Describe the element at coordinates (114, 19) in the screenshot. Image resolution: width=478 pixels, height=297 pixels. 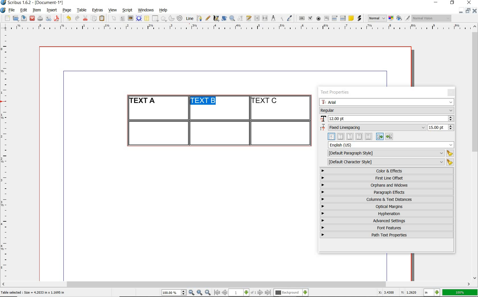
I see `select` at that location.